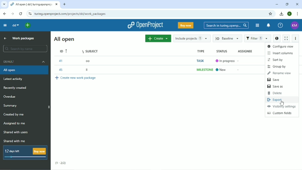  Describe the element at coordinates (295, 39) in the screenshot. I see `More actions` at that location.